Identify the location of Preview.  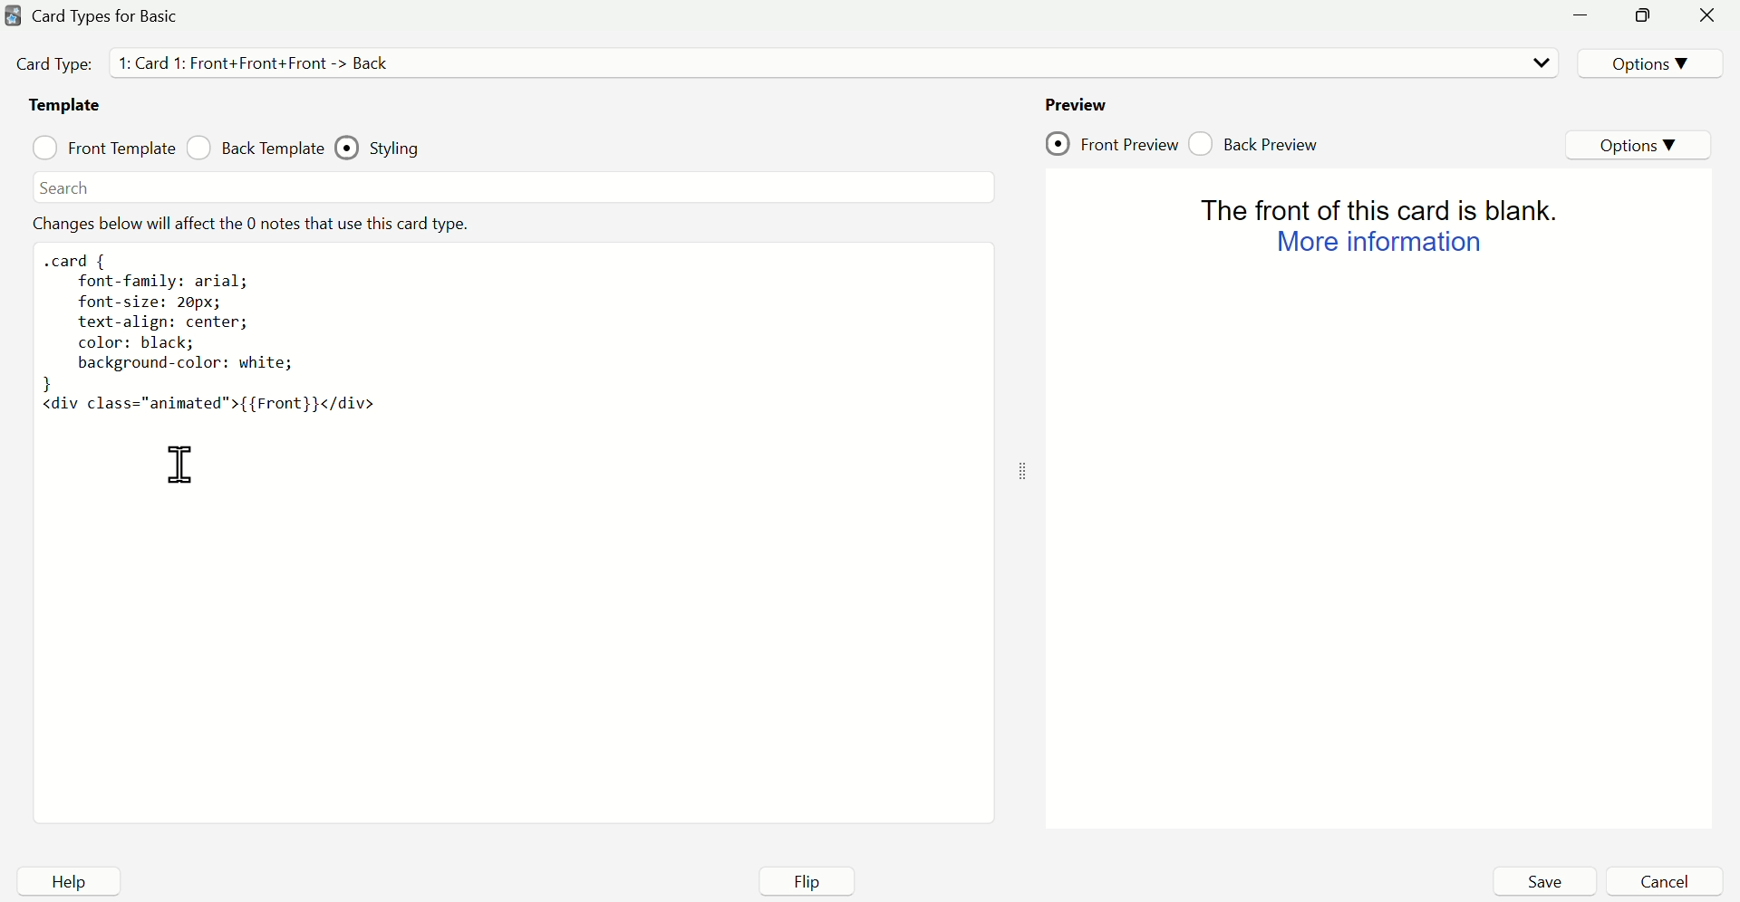
(1386, 501).